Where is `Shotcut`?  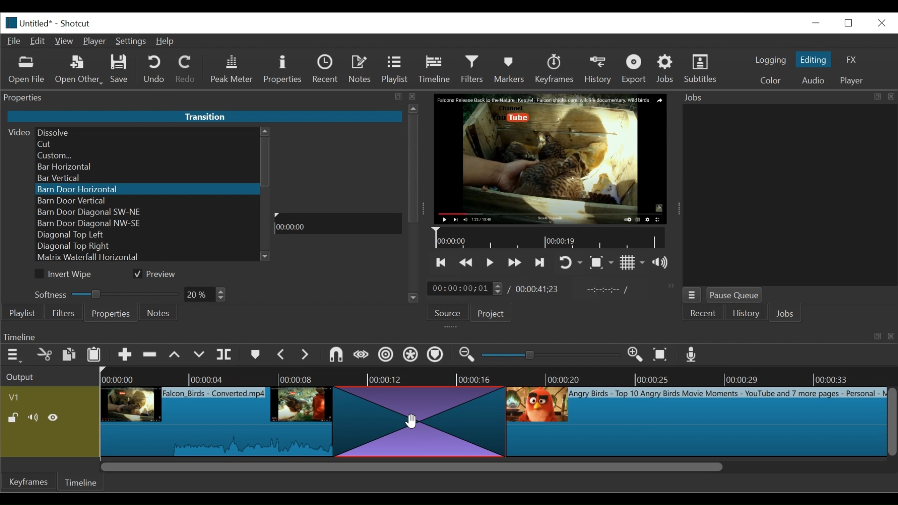
Shotcut is located at coordinates (75, 23).